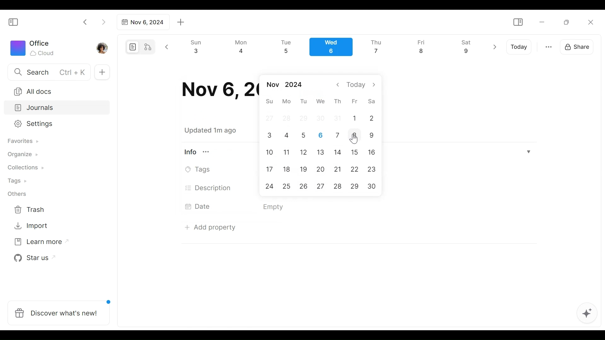 The width and height of the screenshot is (605, 340). Describe the element at coordinates (57, 108) in the screenshot. I see `Journals` at that location.